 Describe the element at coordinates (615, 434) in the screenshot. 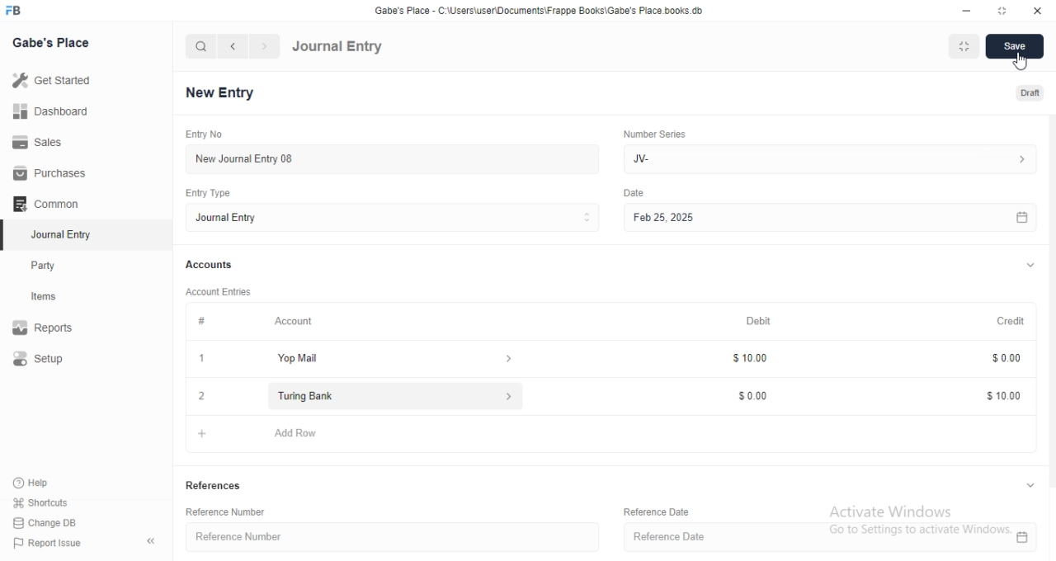

I see `+ Add Row` at that location.